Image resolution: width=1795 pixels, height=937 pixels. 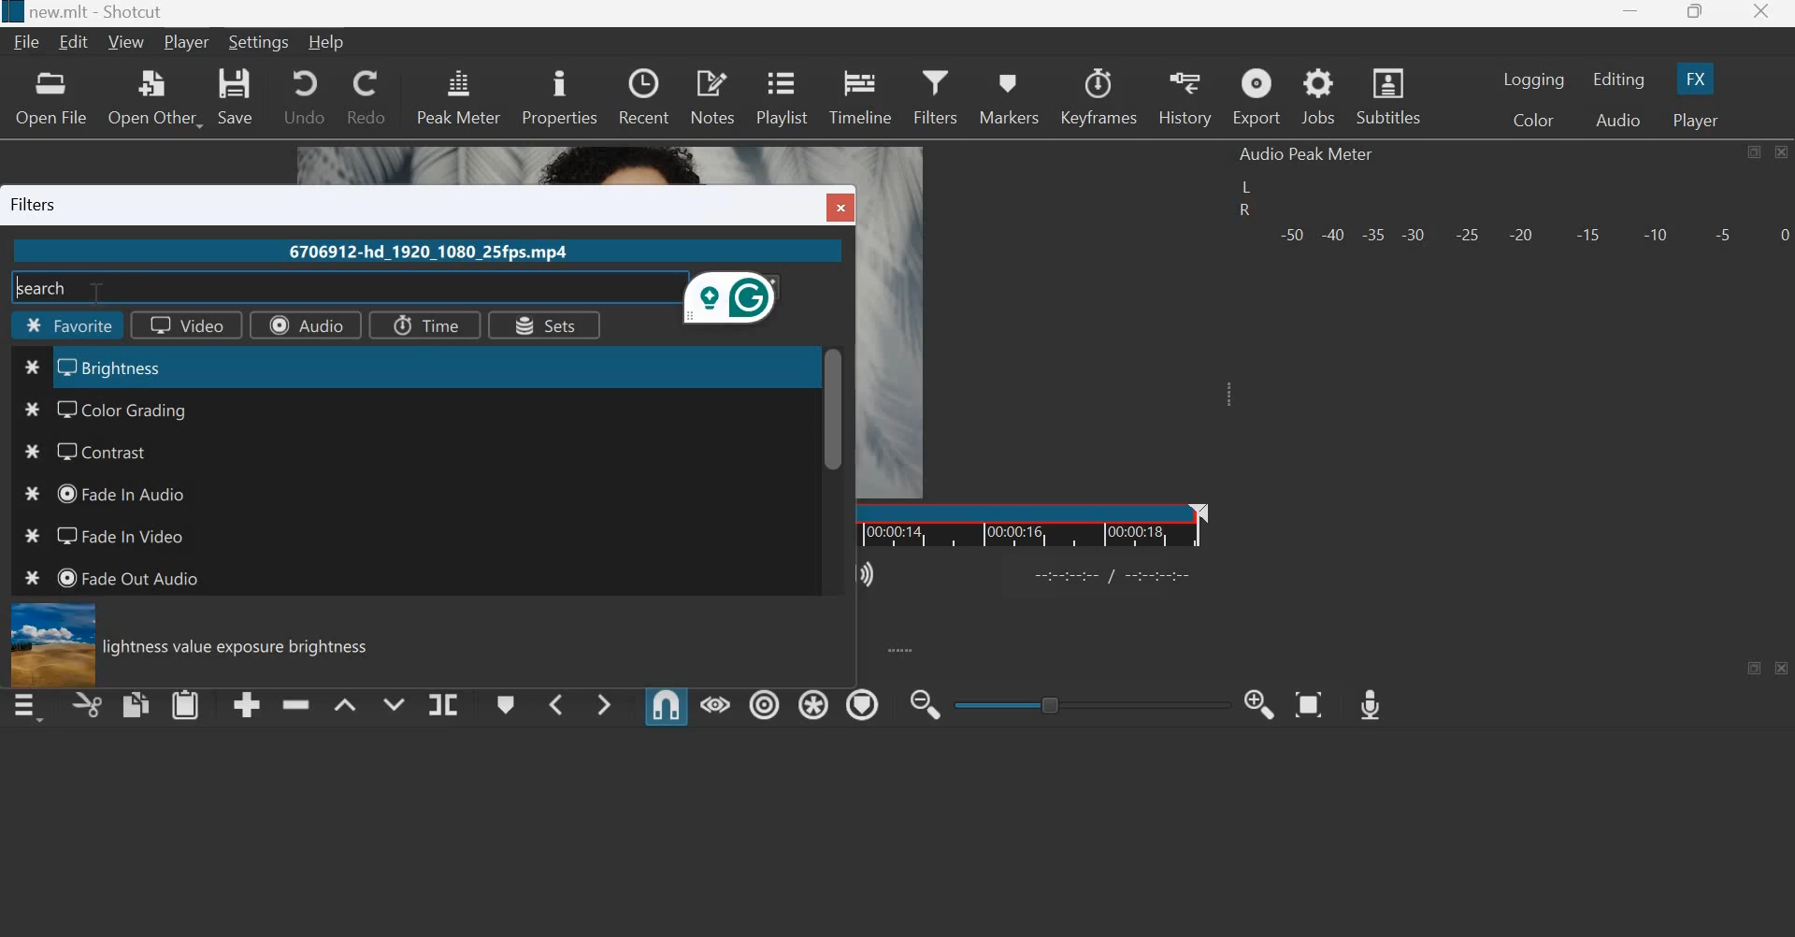 What do you see at coordinates (187, 43) in the screenshot?
I see `Player` at bounding box center [187, 43].